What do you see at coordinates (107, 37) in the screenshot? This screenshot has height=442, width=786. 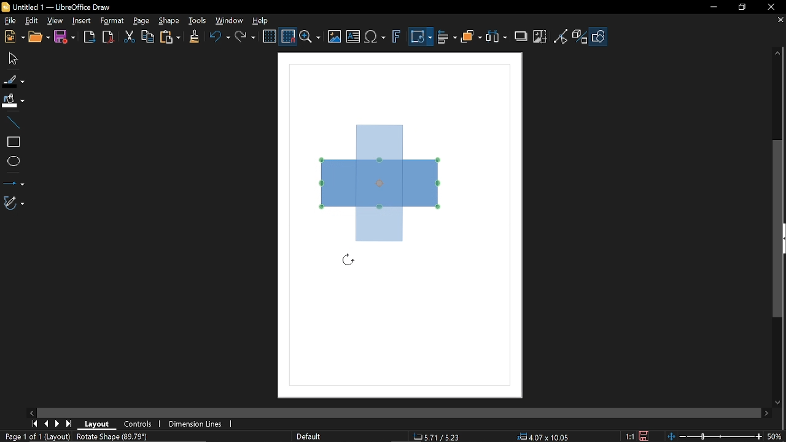 I see `Export as pdf` at bounding box center [107, 37].